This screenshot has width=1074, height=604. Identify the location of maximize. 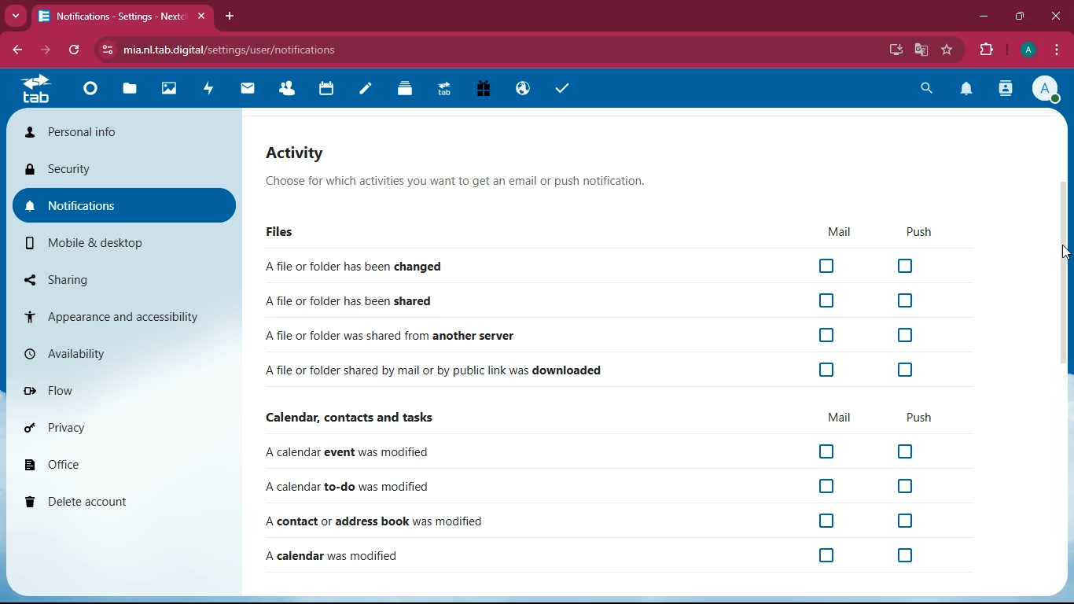
(1018, 17).